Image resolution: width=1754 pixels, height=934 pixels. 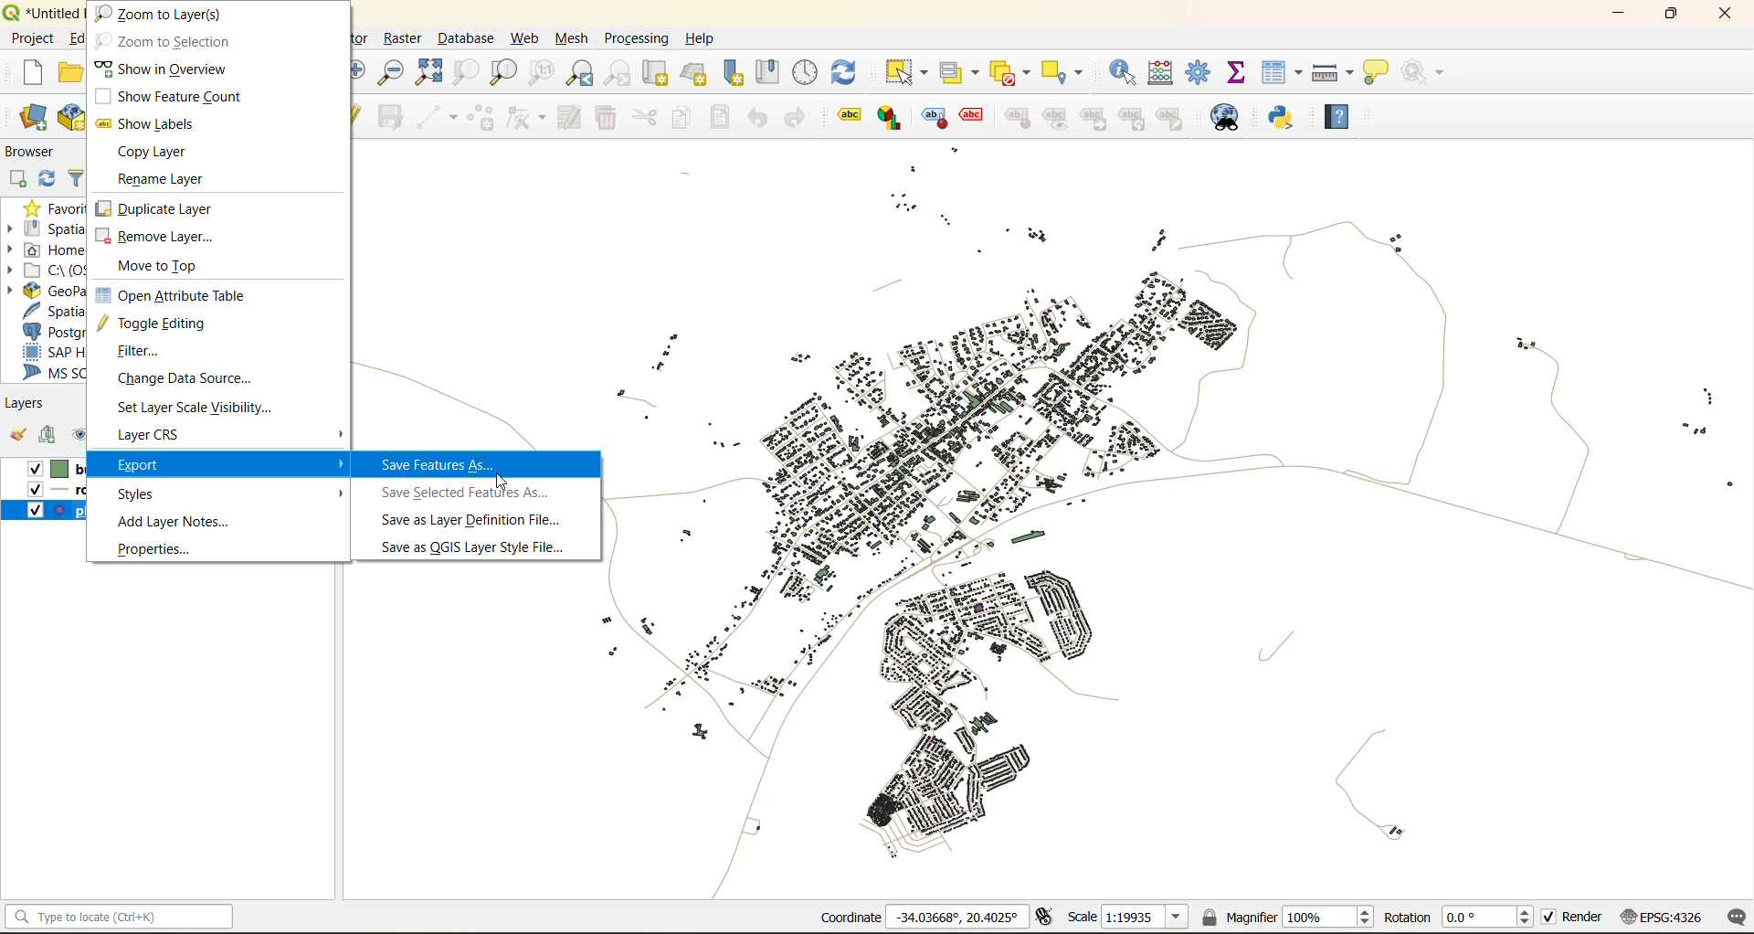 I want to click on maximize, so click(x=1670, y=16).